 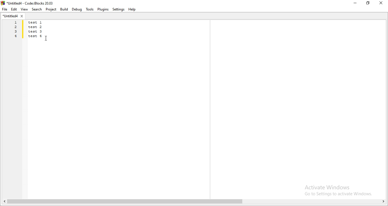 I want to click on title bar, so click(x=30, y=3).